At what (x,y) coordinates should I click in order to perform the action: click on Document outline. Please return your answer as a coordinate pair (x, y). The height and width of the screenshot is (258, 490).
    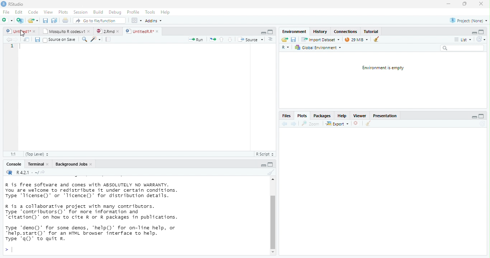
    Looking at the image, I should click on (271, 39).